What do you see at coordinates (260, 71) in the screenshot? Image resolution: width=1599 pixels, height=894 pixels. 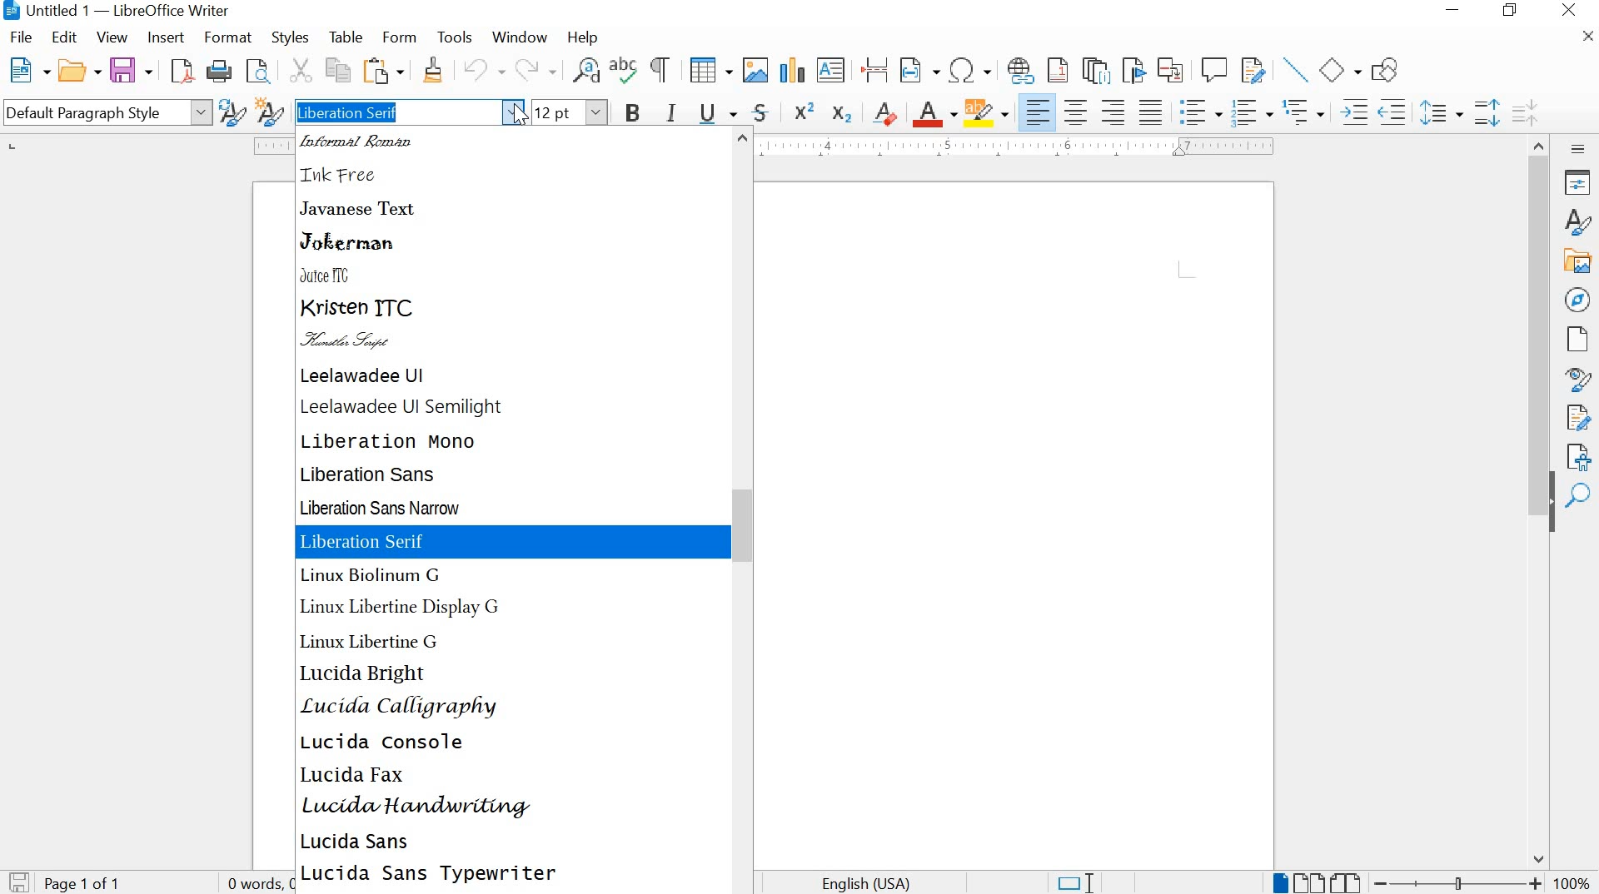 I see `TOGGLE PRINT PREVIEW` at bounding box center [260, 71].